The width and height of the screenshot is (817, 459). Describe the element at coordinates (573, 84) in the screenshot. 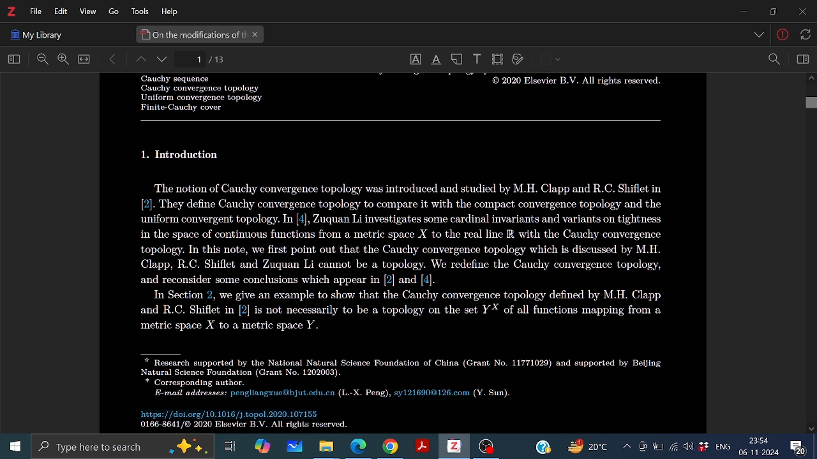

I see `` at that location.